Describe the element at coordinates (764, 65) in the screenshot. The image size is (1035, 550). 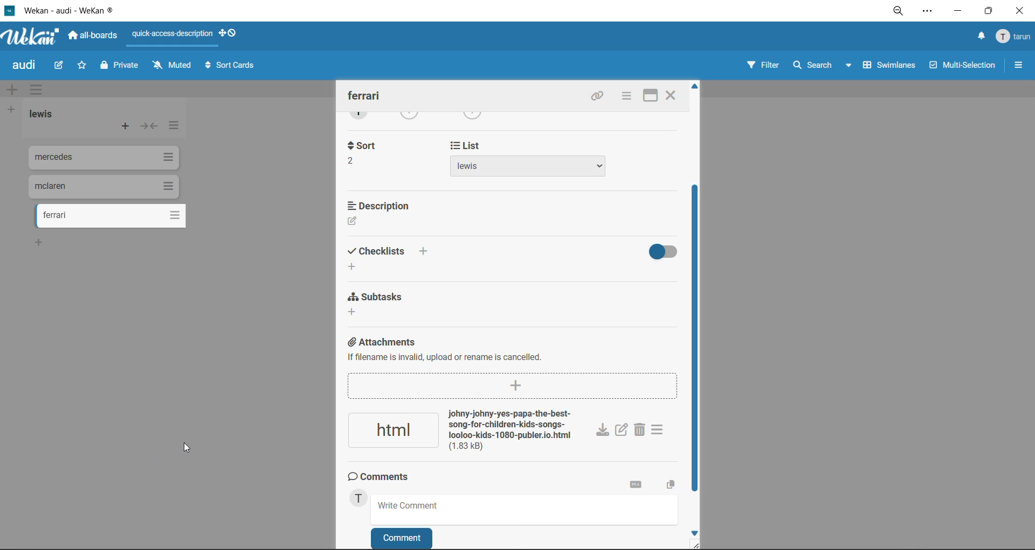
I see `filter` at that location.